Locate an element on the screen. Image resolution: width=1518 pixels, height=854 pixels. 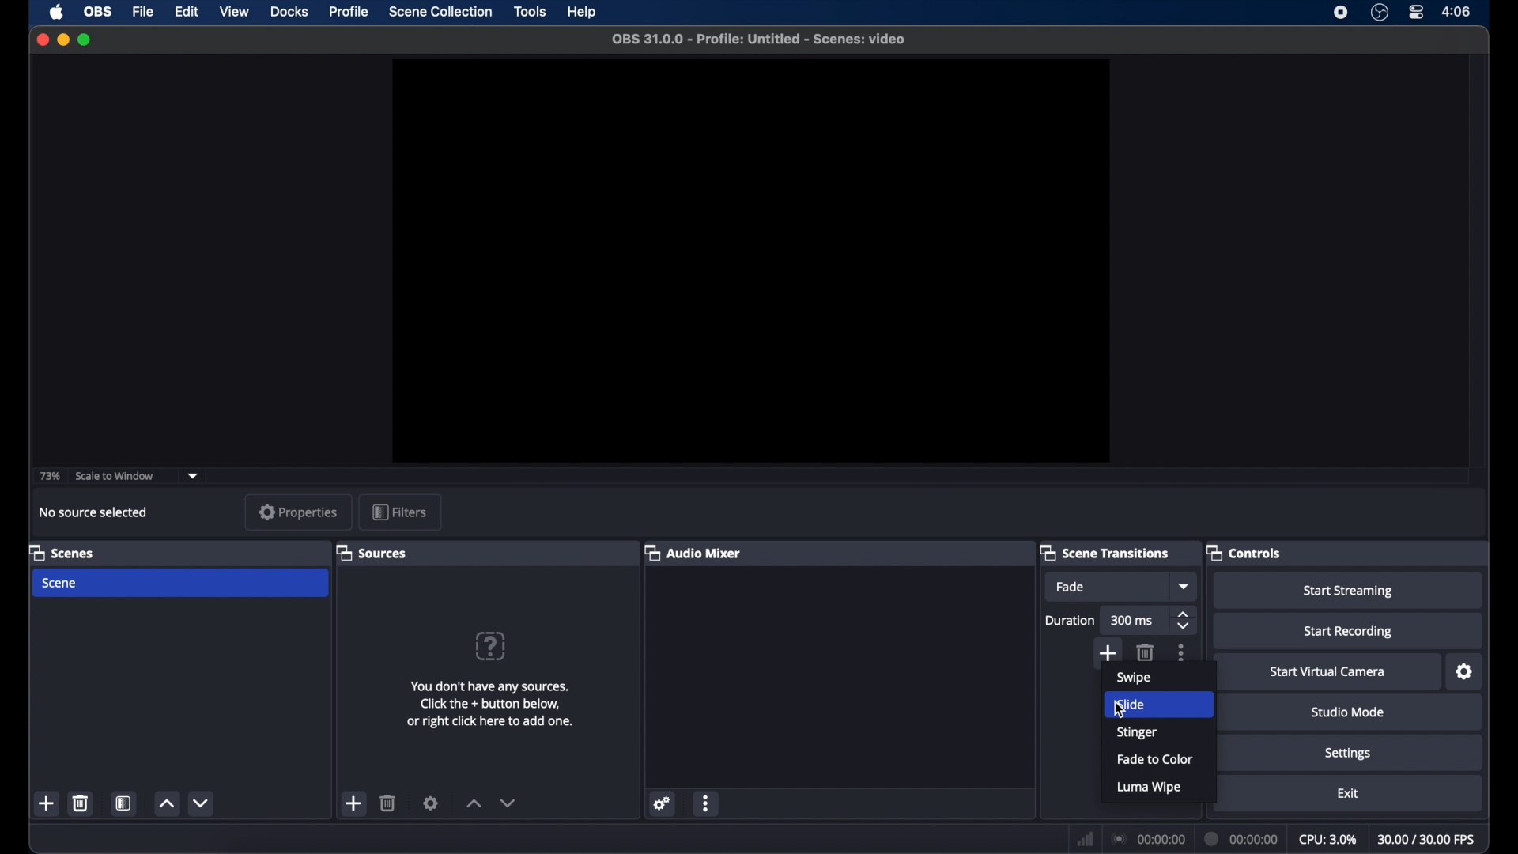
screen recorder icon is located at coordinates (1339, 12).